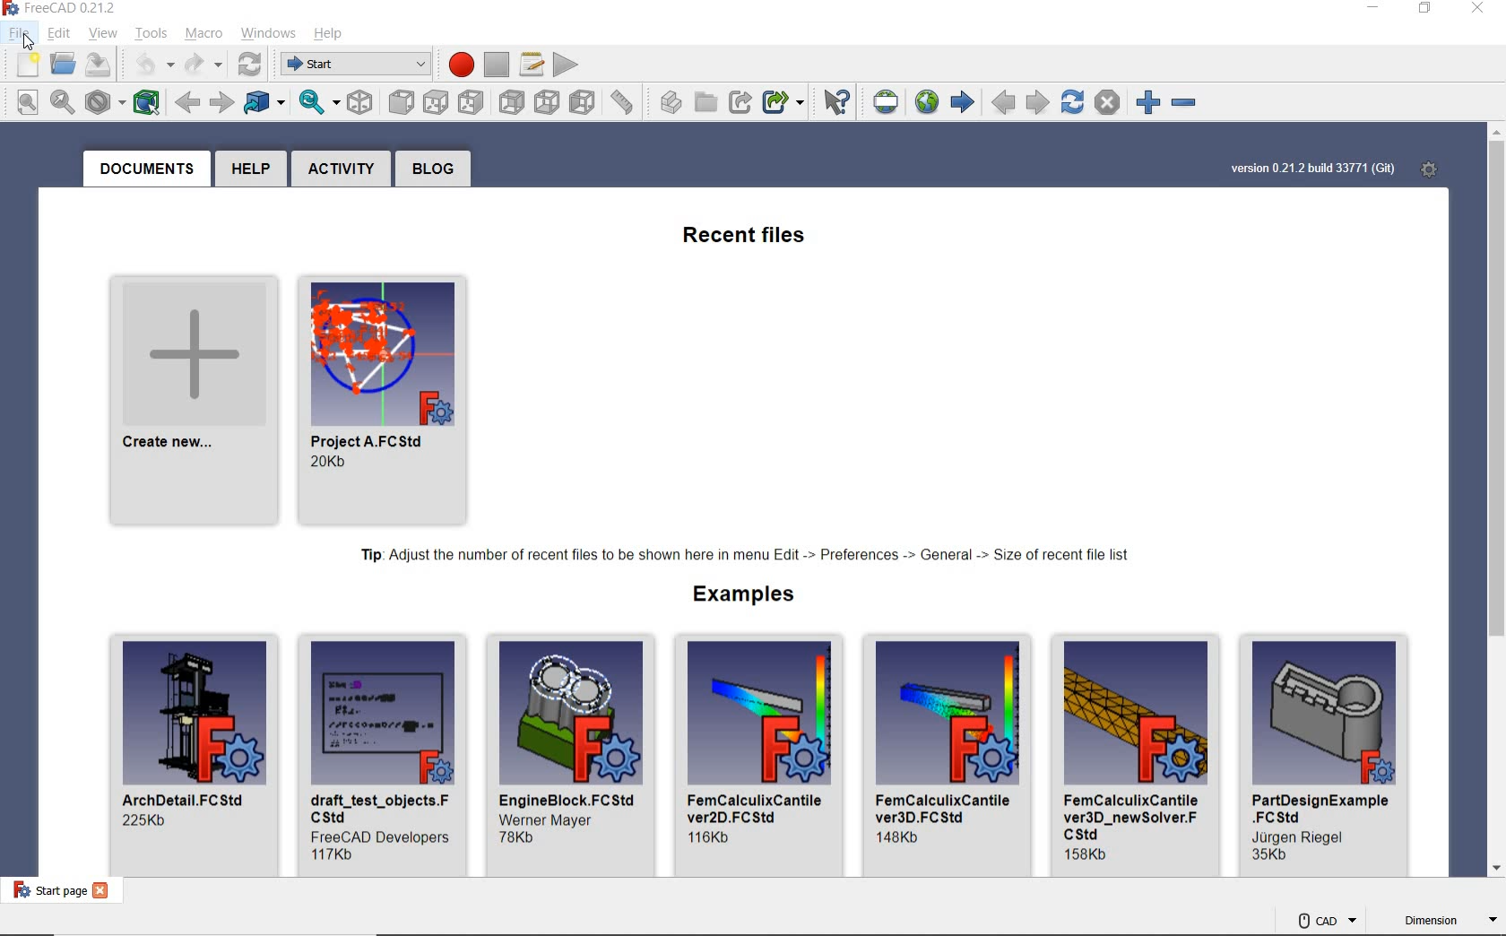  What do you see at coordinates (1004, 104) in the screenshot?
I see `PREVIOUS PAGE` at bounding box center [1004, 104].